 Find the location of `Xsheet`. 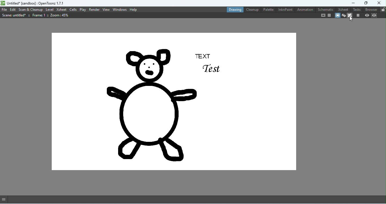

Xsheet is located at coordinates (61, 10).